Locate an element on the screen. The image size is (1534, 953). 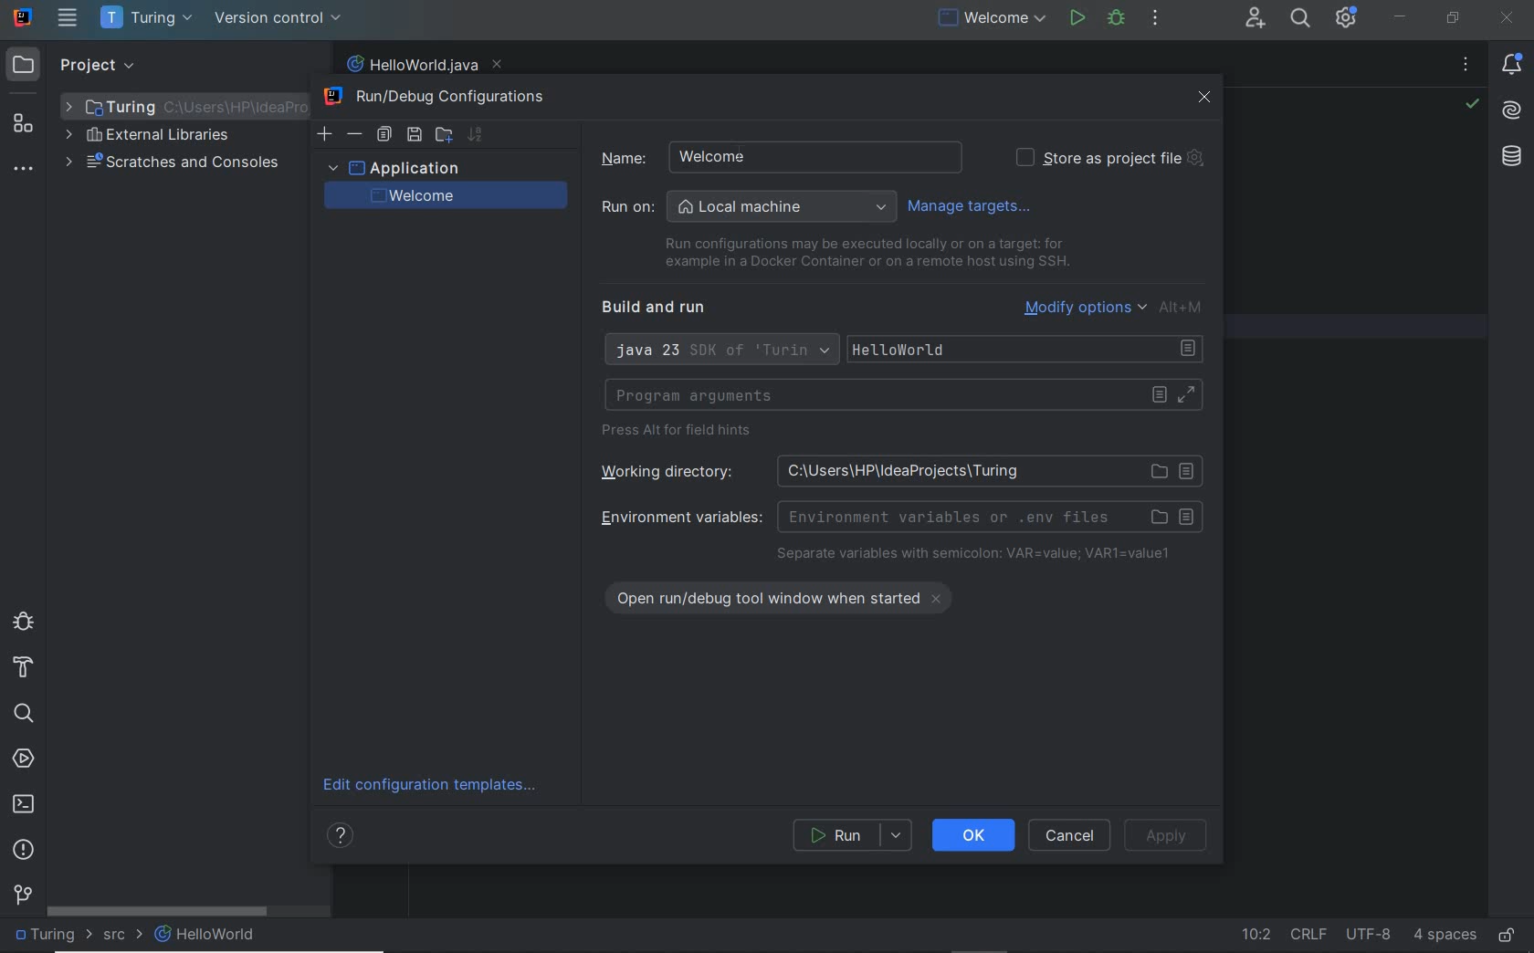
CLOSE is located at coordinates (1205, 98).